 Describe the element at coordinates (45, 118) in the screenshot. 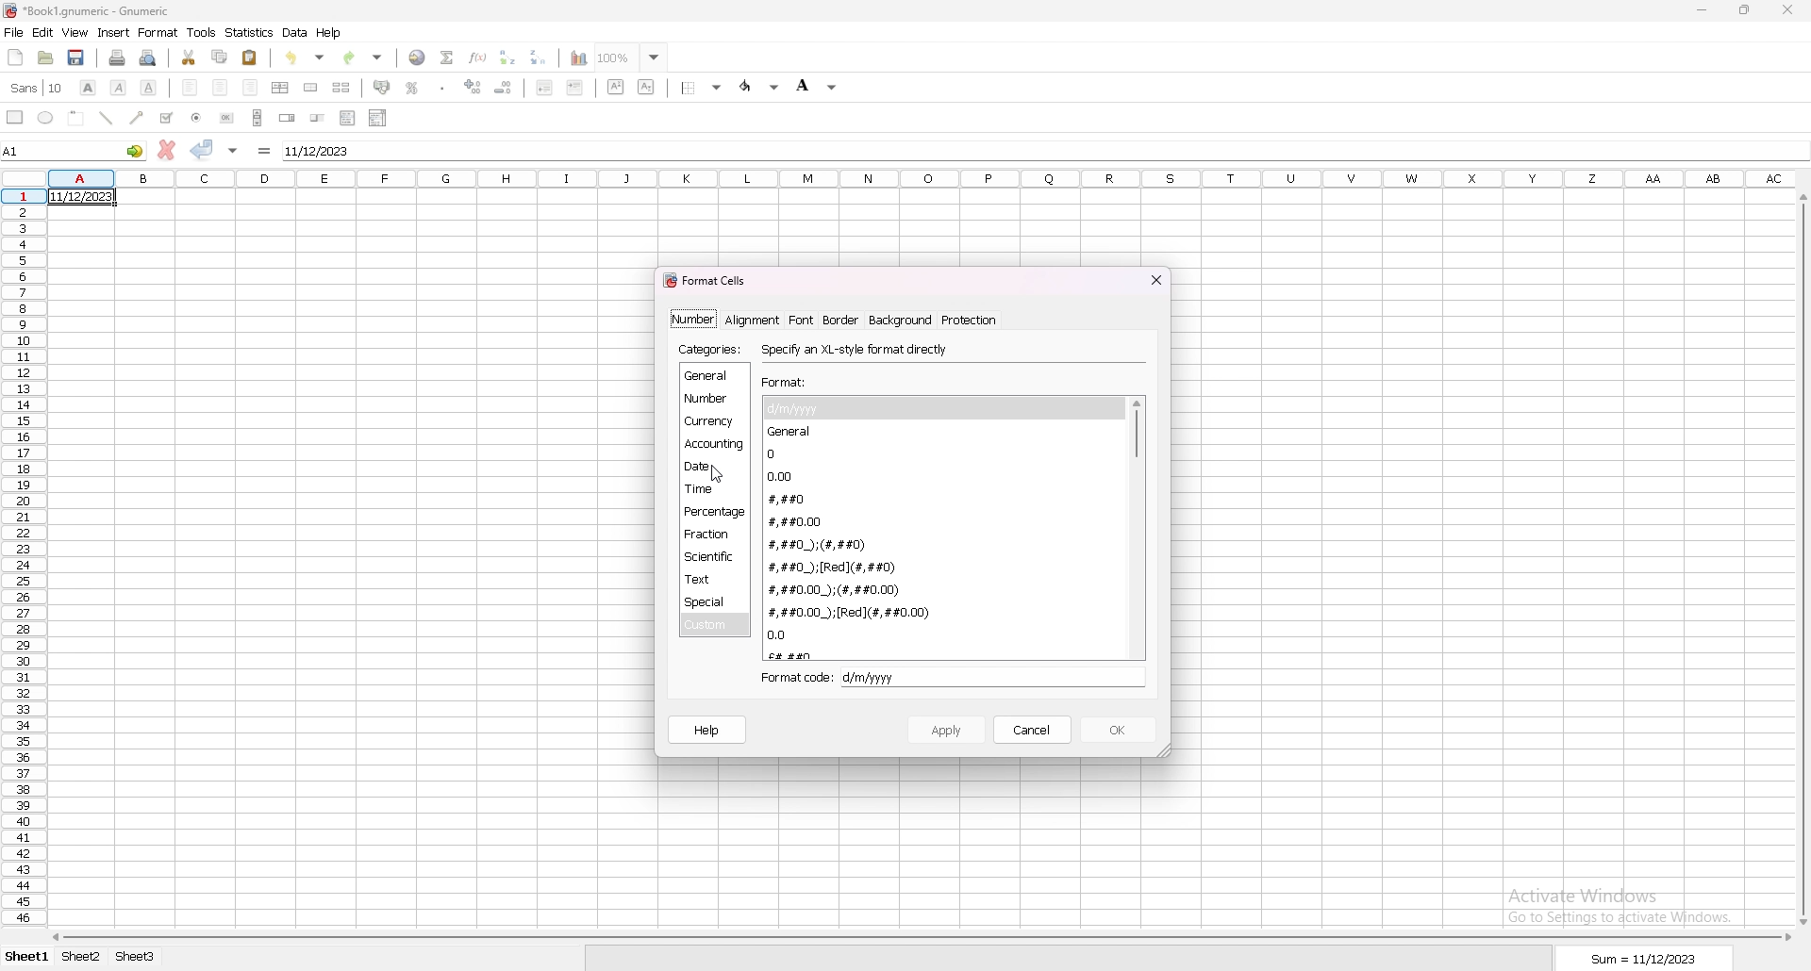

I see `ellipse` at that location.